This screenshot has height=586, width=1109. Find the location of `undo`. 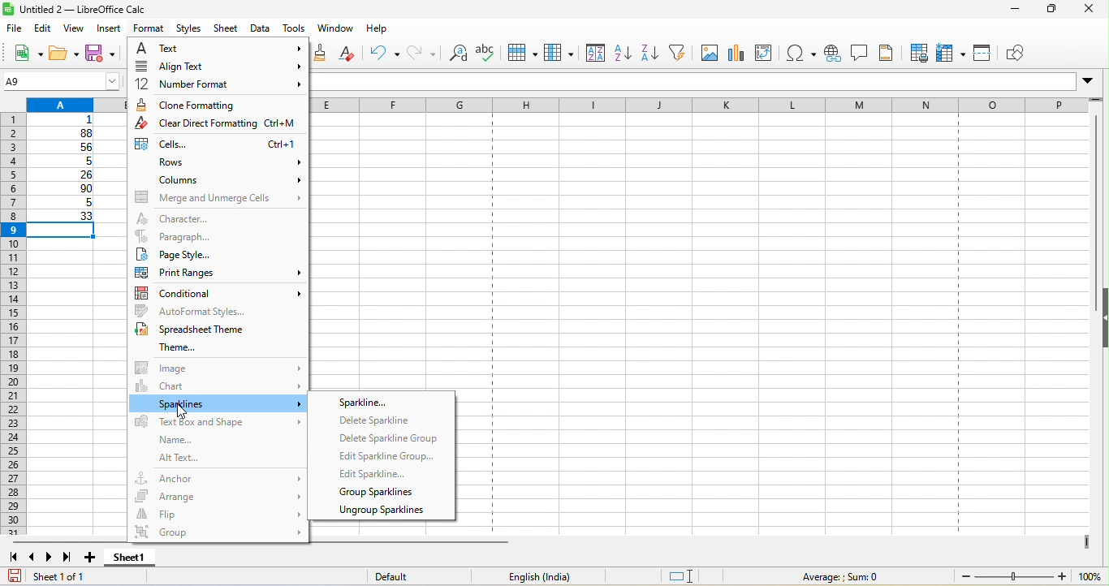

undo is located at coordinates (385, 53).